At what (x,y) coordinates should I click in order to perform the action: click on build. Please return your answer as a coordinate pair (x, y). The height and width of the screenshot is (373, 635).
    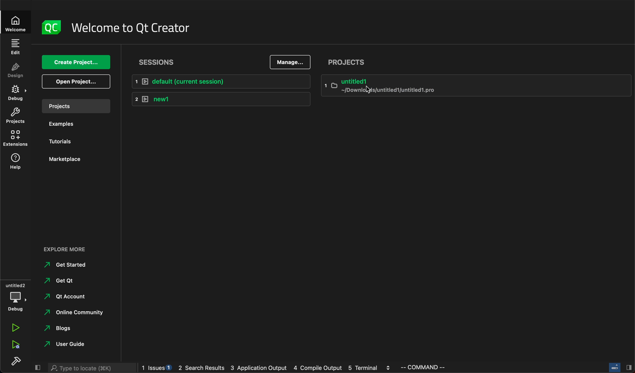
    Looking at the image, I should click on (14, 364).